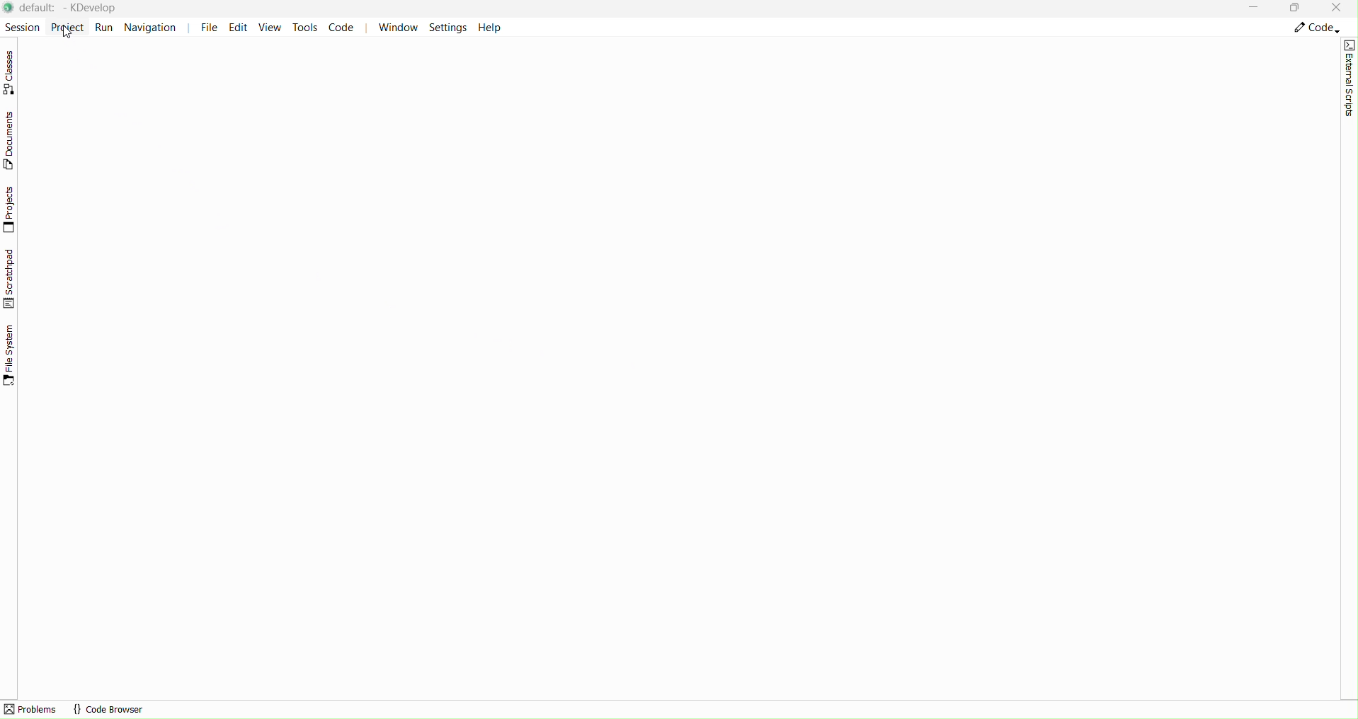 The width and height of the screenshot is (1358, 719). What do you see at coordinates (397, 27) in the screenshot?
I see `Window` at bounding box center [397, 27].